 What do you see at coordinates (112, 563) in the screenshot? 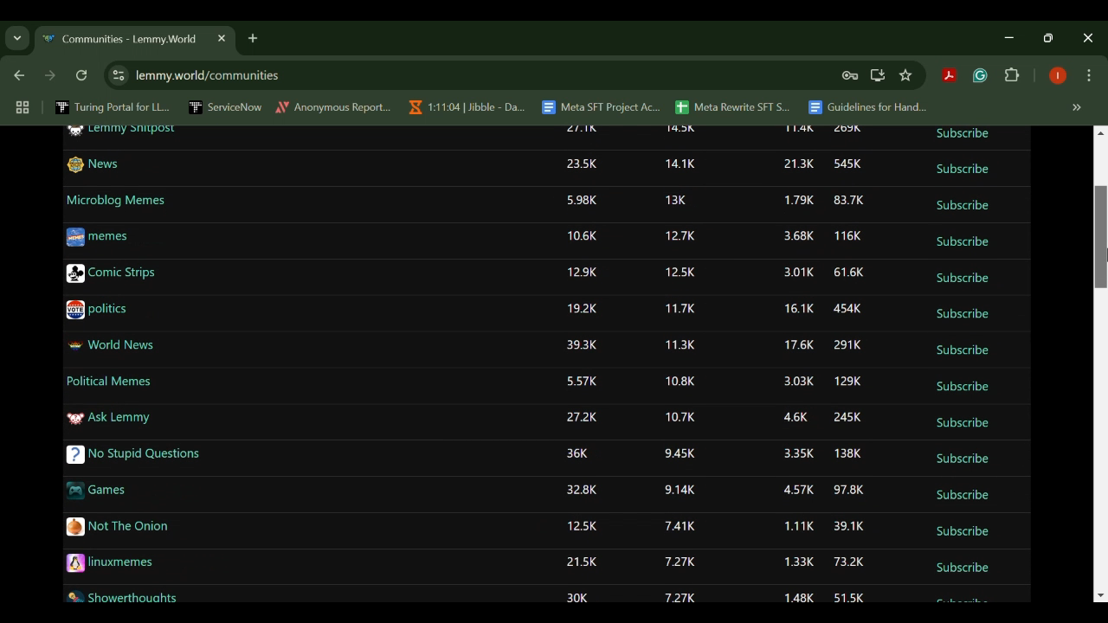
I see `linuxmemes` at bounding box center [112, 563].